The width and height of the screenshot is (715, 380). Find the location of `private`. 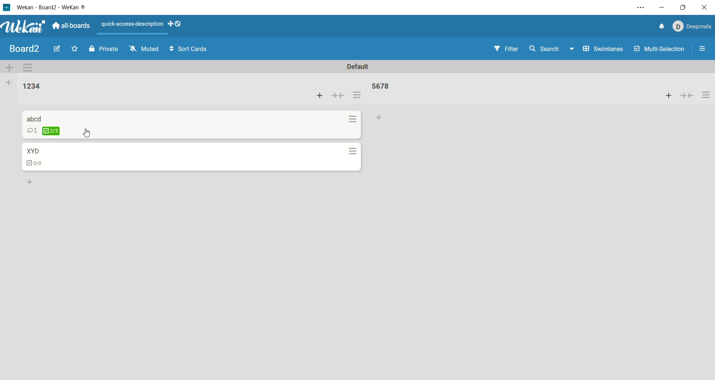

private is located at coordinates (104, 48).